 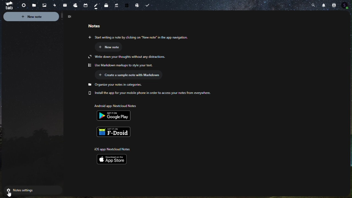 What do you see at coordinates (335, 4) in the screenshot?
I see `Contacts` at bounding box center [335, 4].